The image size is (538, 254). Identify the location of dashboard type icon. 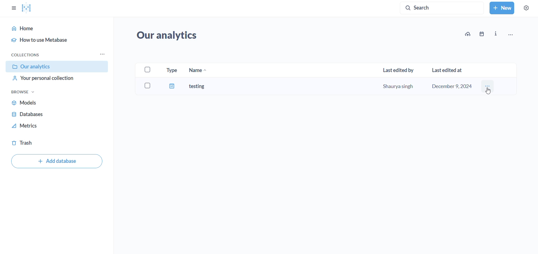
(173, 87).